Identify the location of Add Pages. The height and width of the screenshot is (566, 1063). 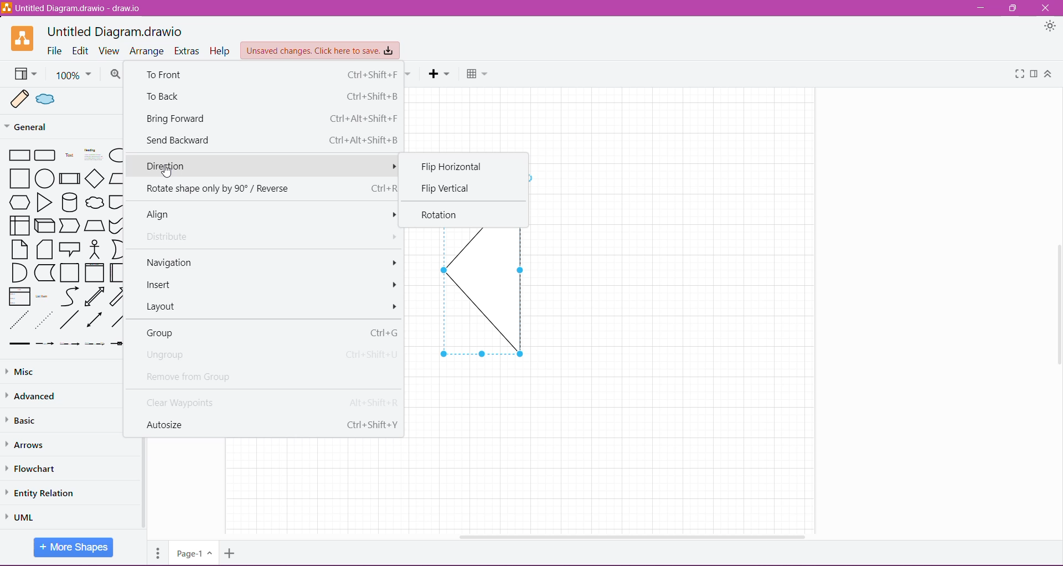
(230, 553).